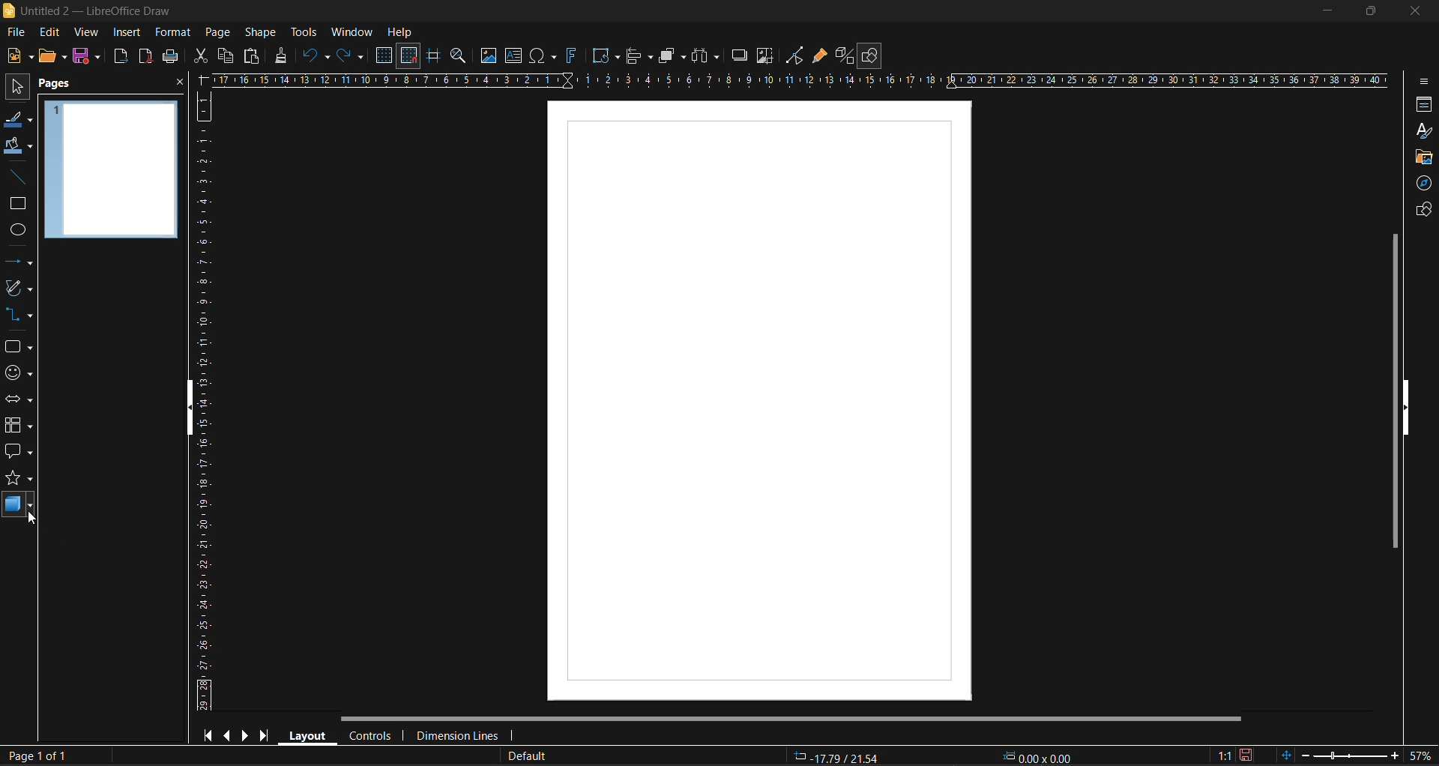 The height and width of the screenshot is (766, 1439). I want to click on align objects, so click(638, 57).